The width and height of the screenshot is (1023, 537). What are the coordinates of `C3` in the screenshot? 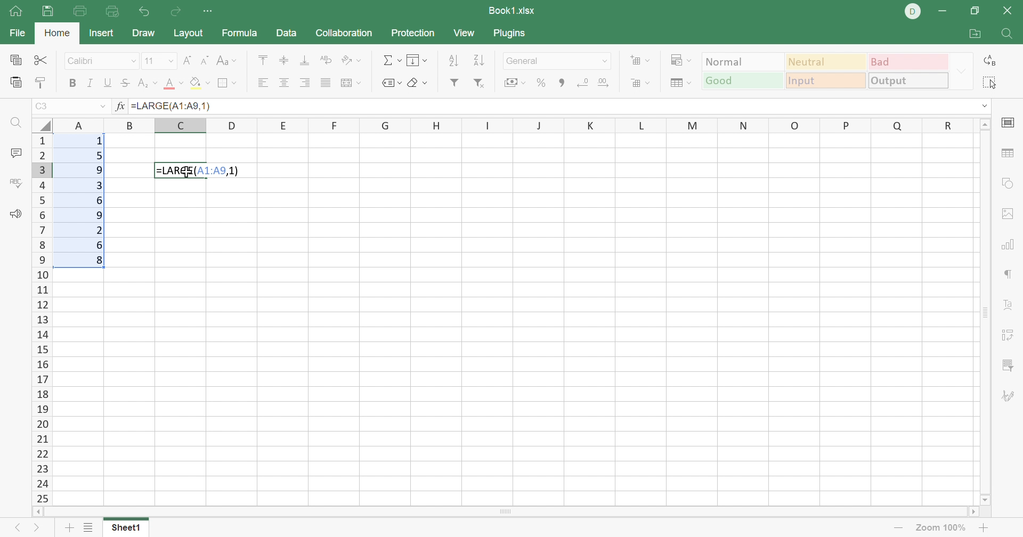 It's located at (43, 106).